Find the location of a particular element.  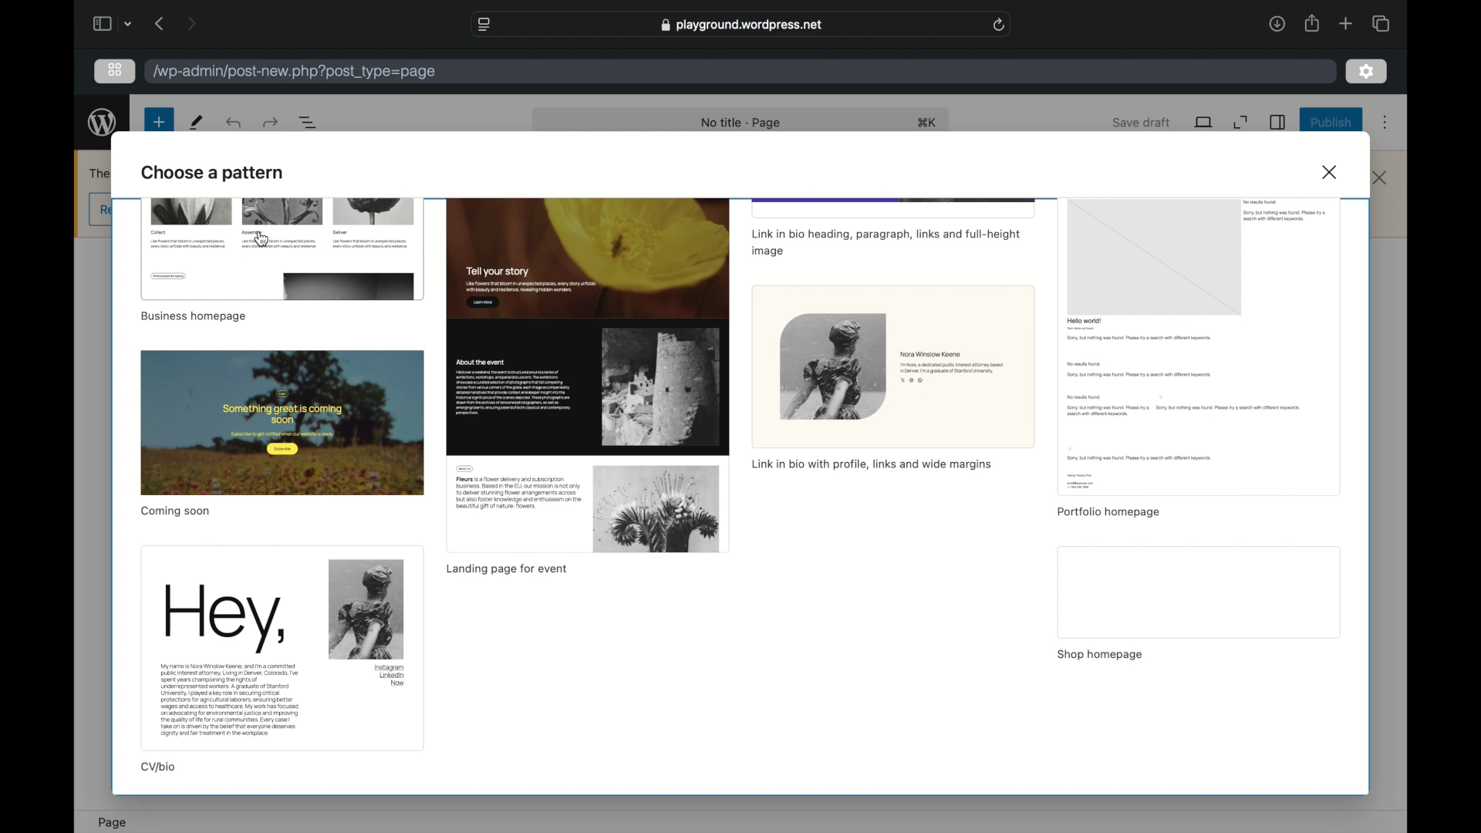

expand is located at coordinates (1240, 122).